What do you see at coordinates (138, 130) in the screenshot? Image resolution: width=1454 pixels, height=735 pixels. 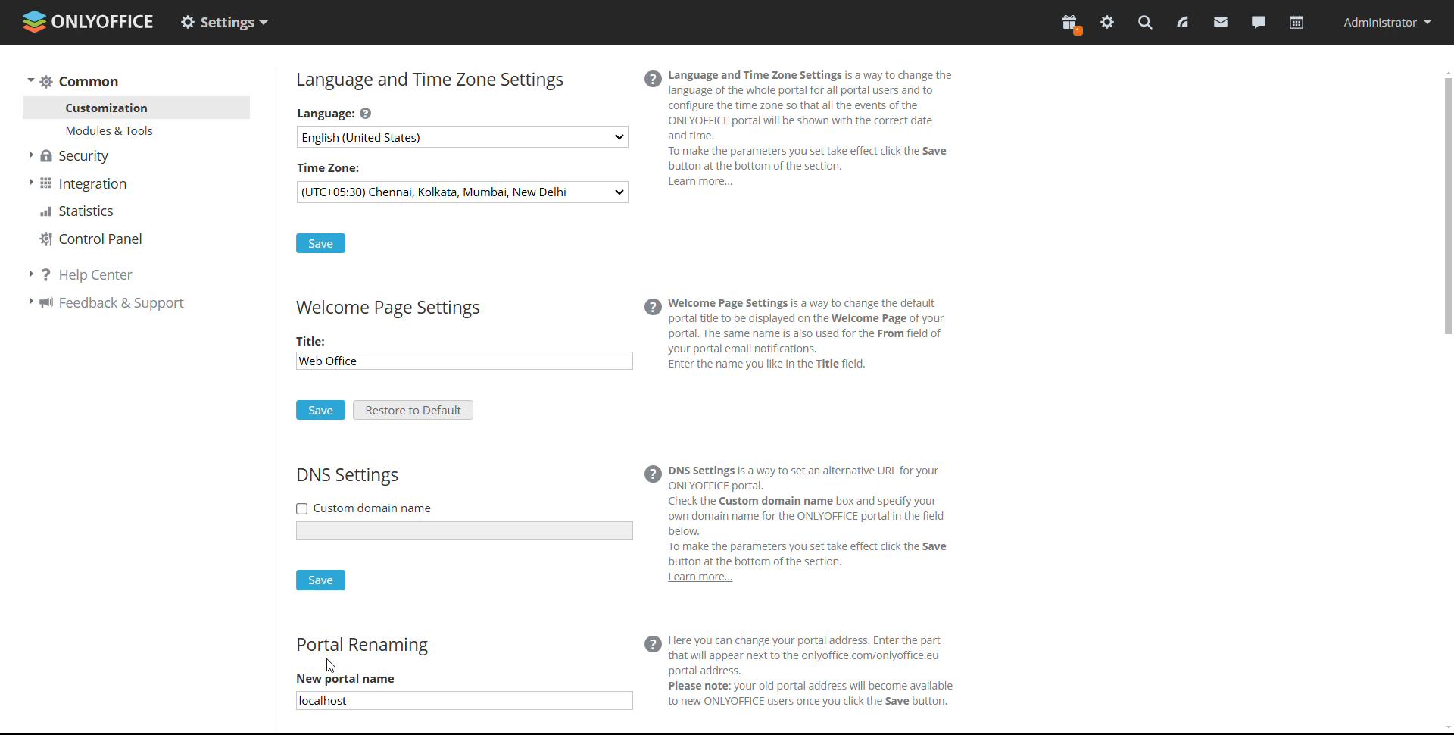 I see `modules and tools` at bounding box center [138, 130].